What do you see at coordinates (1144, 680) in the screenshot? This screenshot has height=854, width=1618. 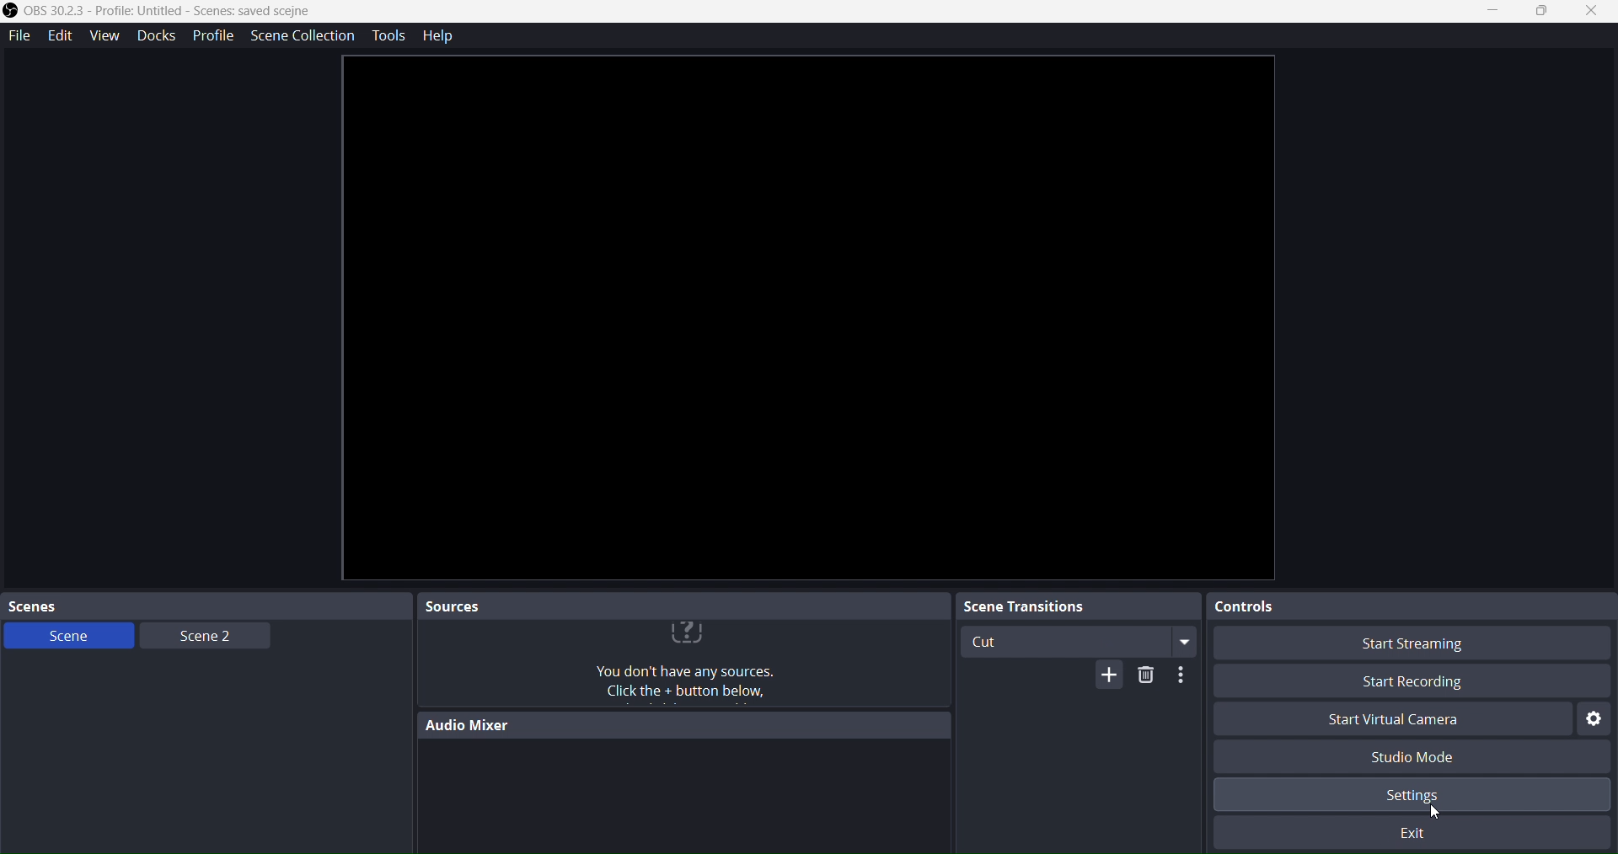 I see `Delete` at bounding box center [1144, 680].